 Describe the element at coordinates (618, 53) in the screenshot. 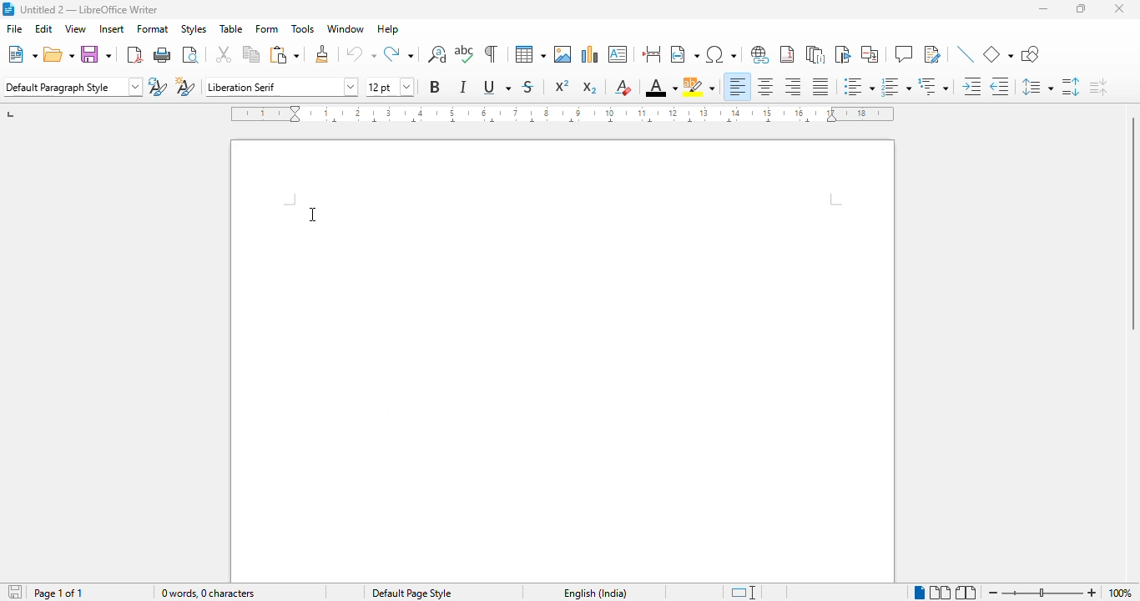

I see `insert text box` at that location.